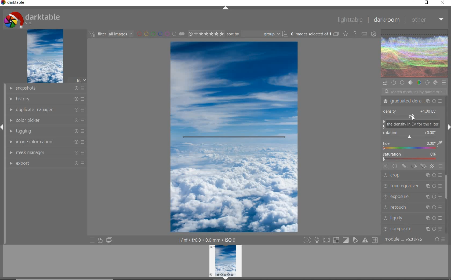  What do you see at coordinates (205, 33) in the screenshot?
I see `SELECTED IMAGE RANGE RATING` at bounding box center [205, 33].